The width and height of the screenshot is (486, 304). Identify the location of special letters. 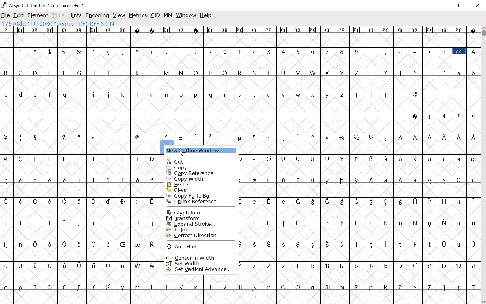
(80, 243).